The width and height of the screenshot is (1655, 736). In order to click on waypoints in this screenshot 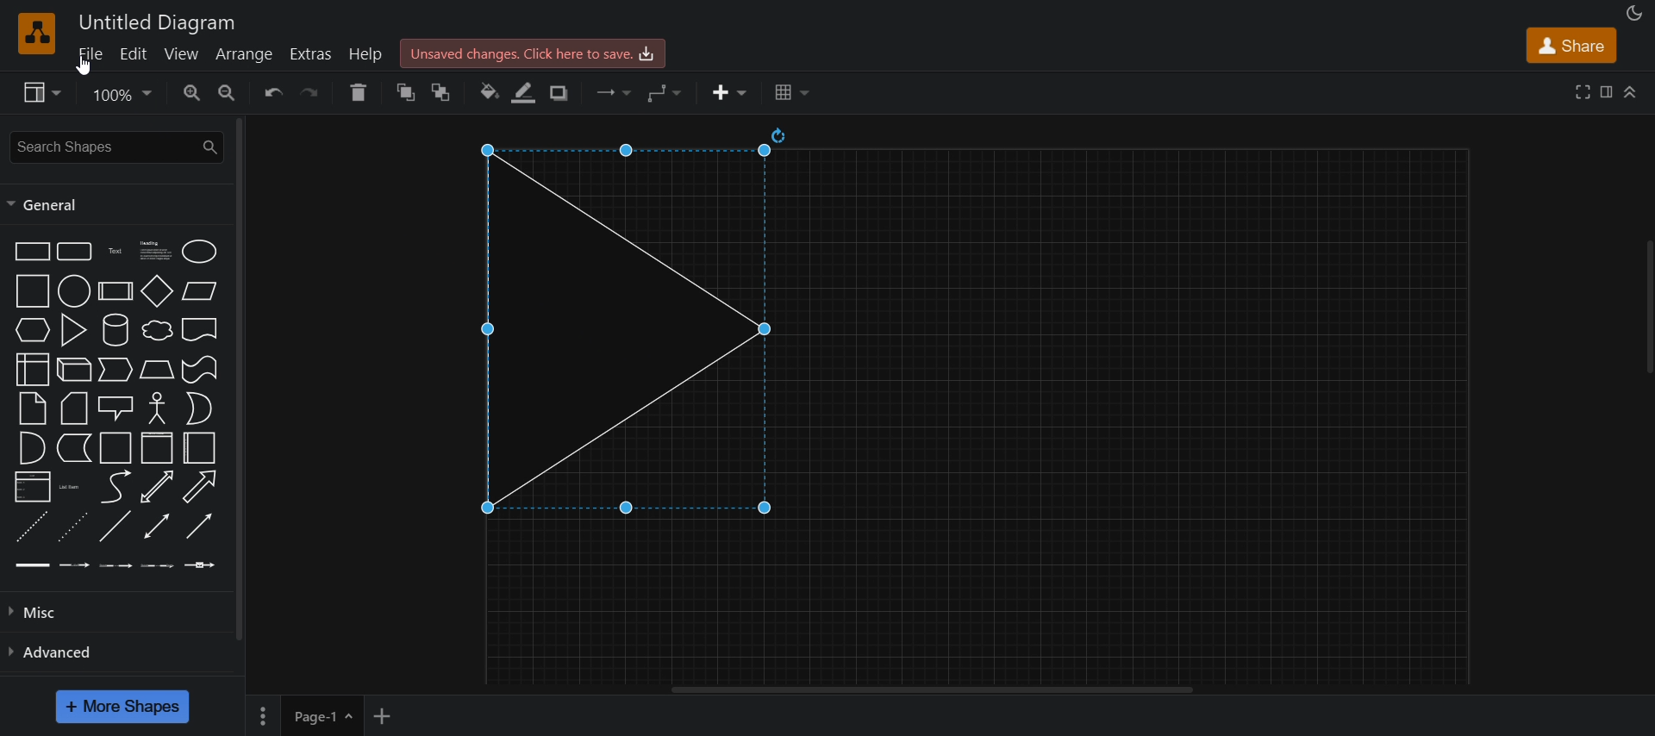, I will do `click(663, 92)`.